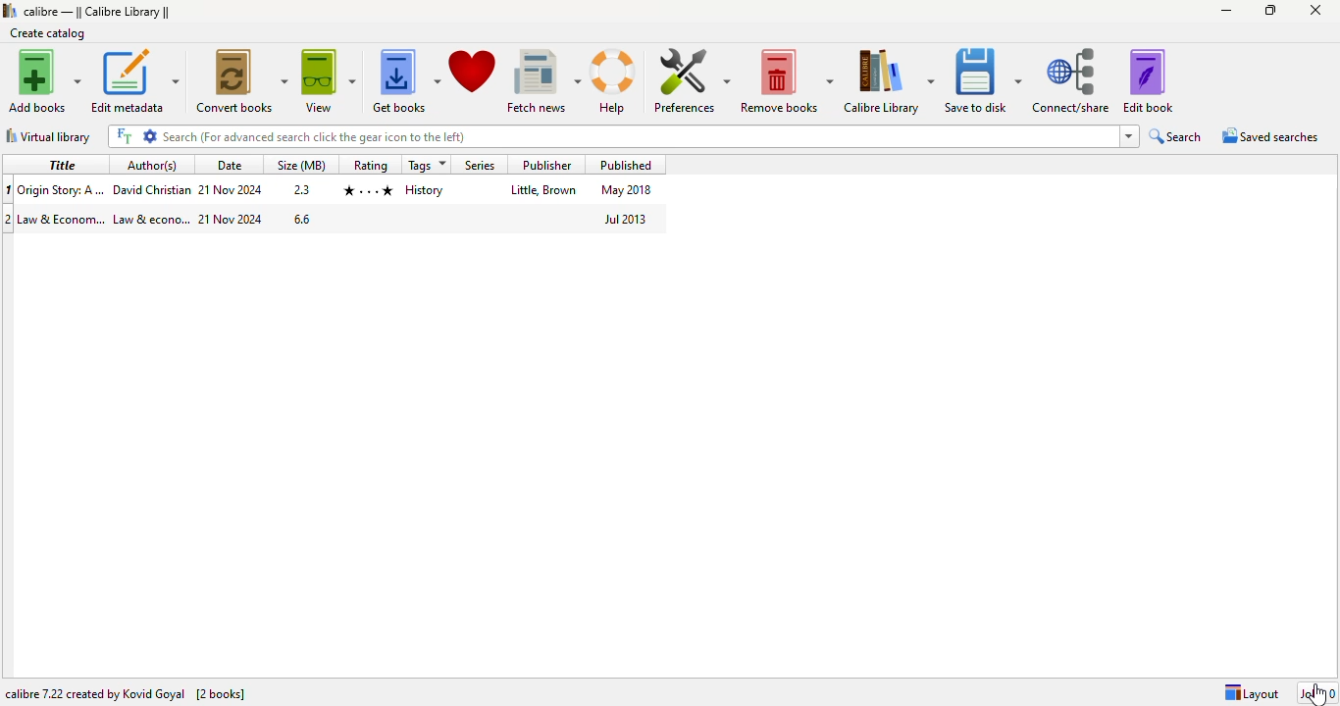  What do you see at coordinates (427, 165) in the screenshot?
I see `tags` at bounding box center [427, 165].